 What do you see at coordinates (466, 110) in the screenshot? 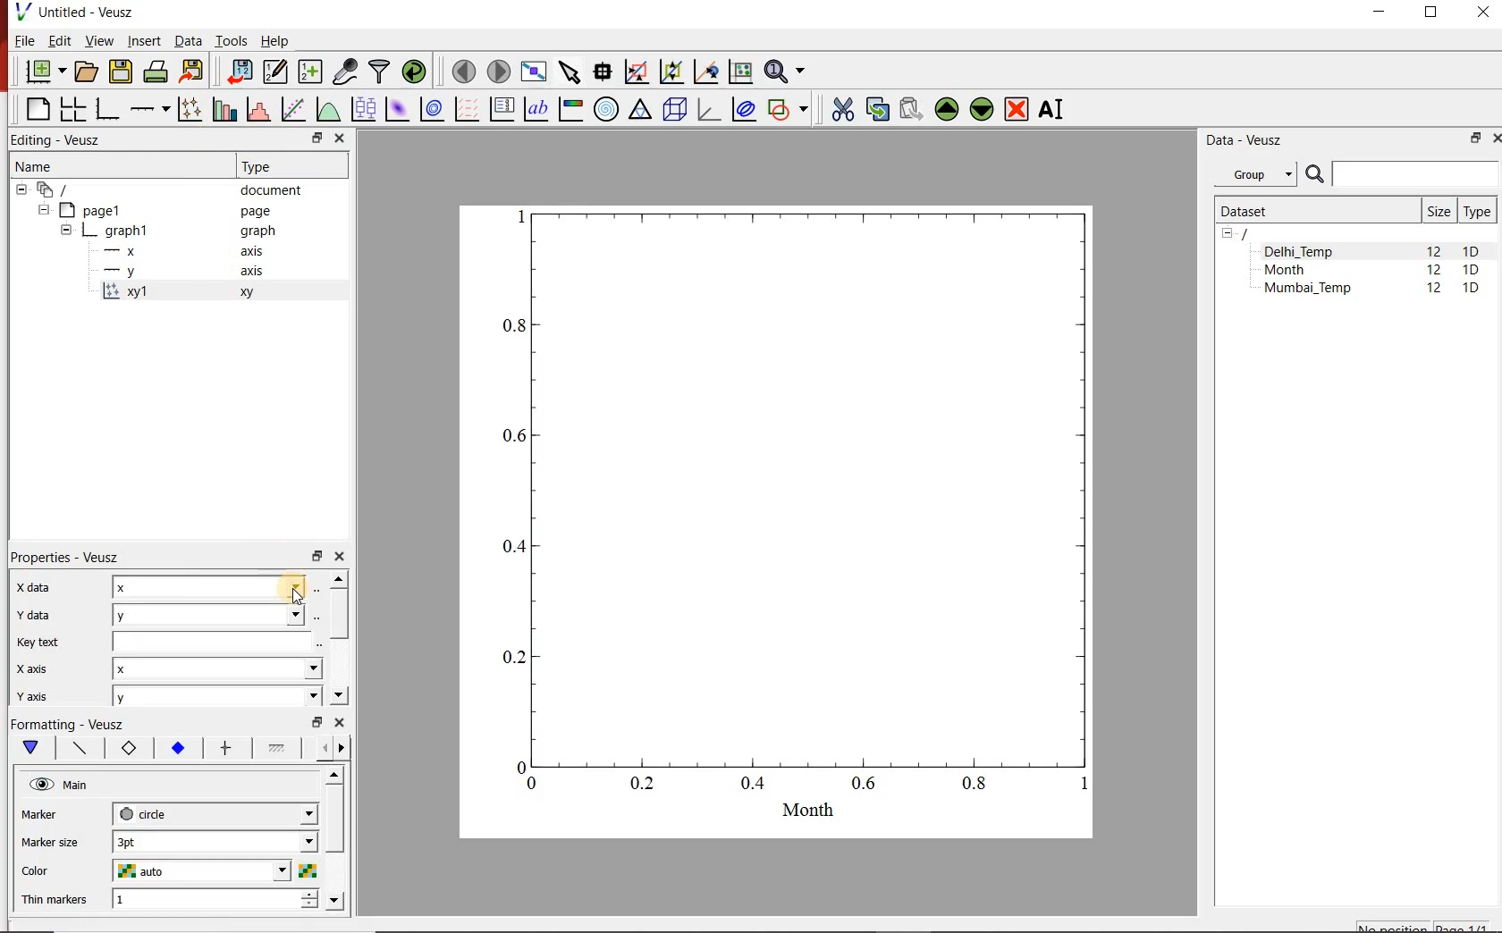
I see `plot a vector field` at bounding box center [466, 110].